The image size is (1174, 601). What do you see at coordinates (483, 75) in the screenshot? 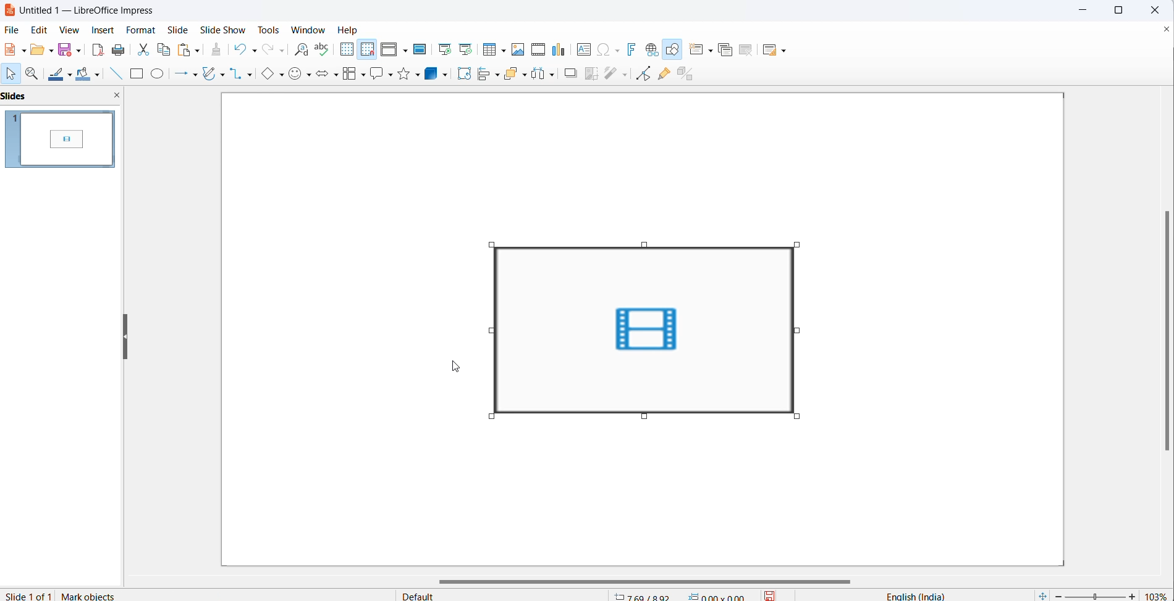
I see `align` at bounding box center [483, 75].